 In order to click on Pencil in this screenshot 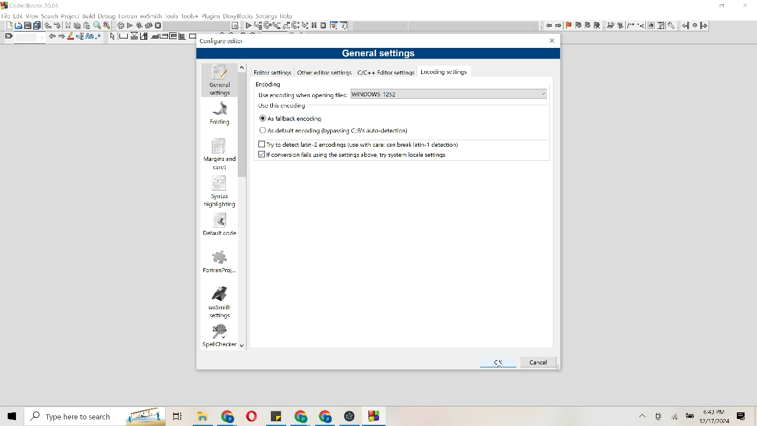, I will do `click(72, 36)`.